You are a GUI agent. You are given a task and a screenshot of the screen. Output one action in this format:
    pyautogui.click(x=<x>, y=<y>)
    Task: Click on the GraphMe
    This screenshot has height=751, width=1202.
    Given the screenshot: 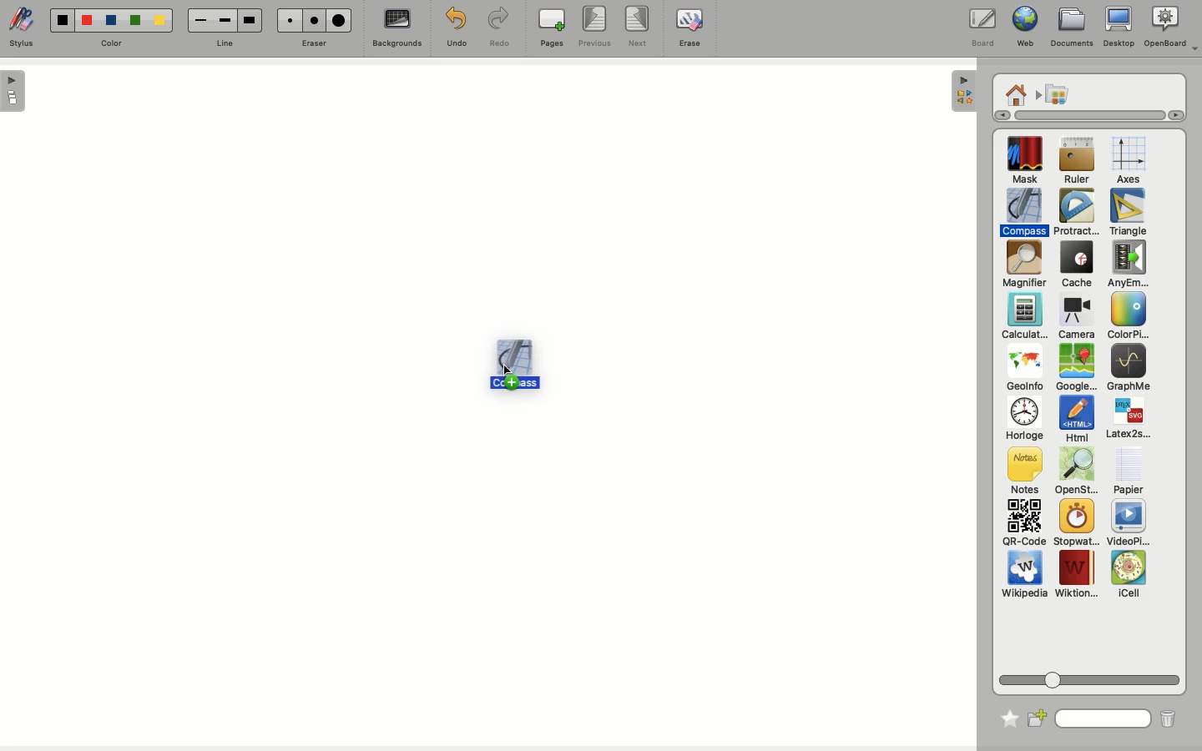 What is the action you would take?
    pyautogui.click(x=1128, y=369)
    